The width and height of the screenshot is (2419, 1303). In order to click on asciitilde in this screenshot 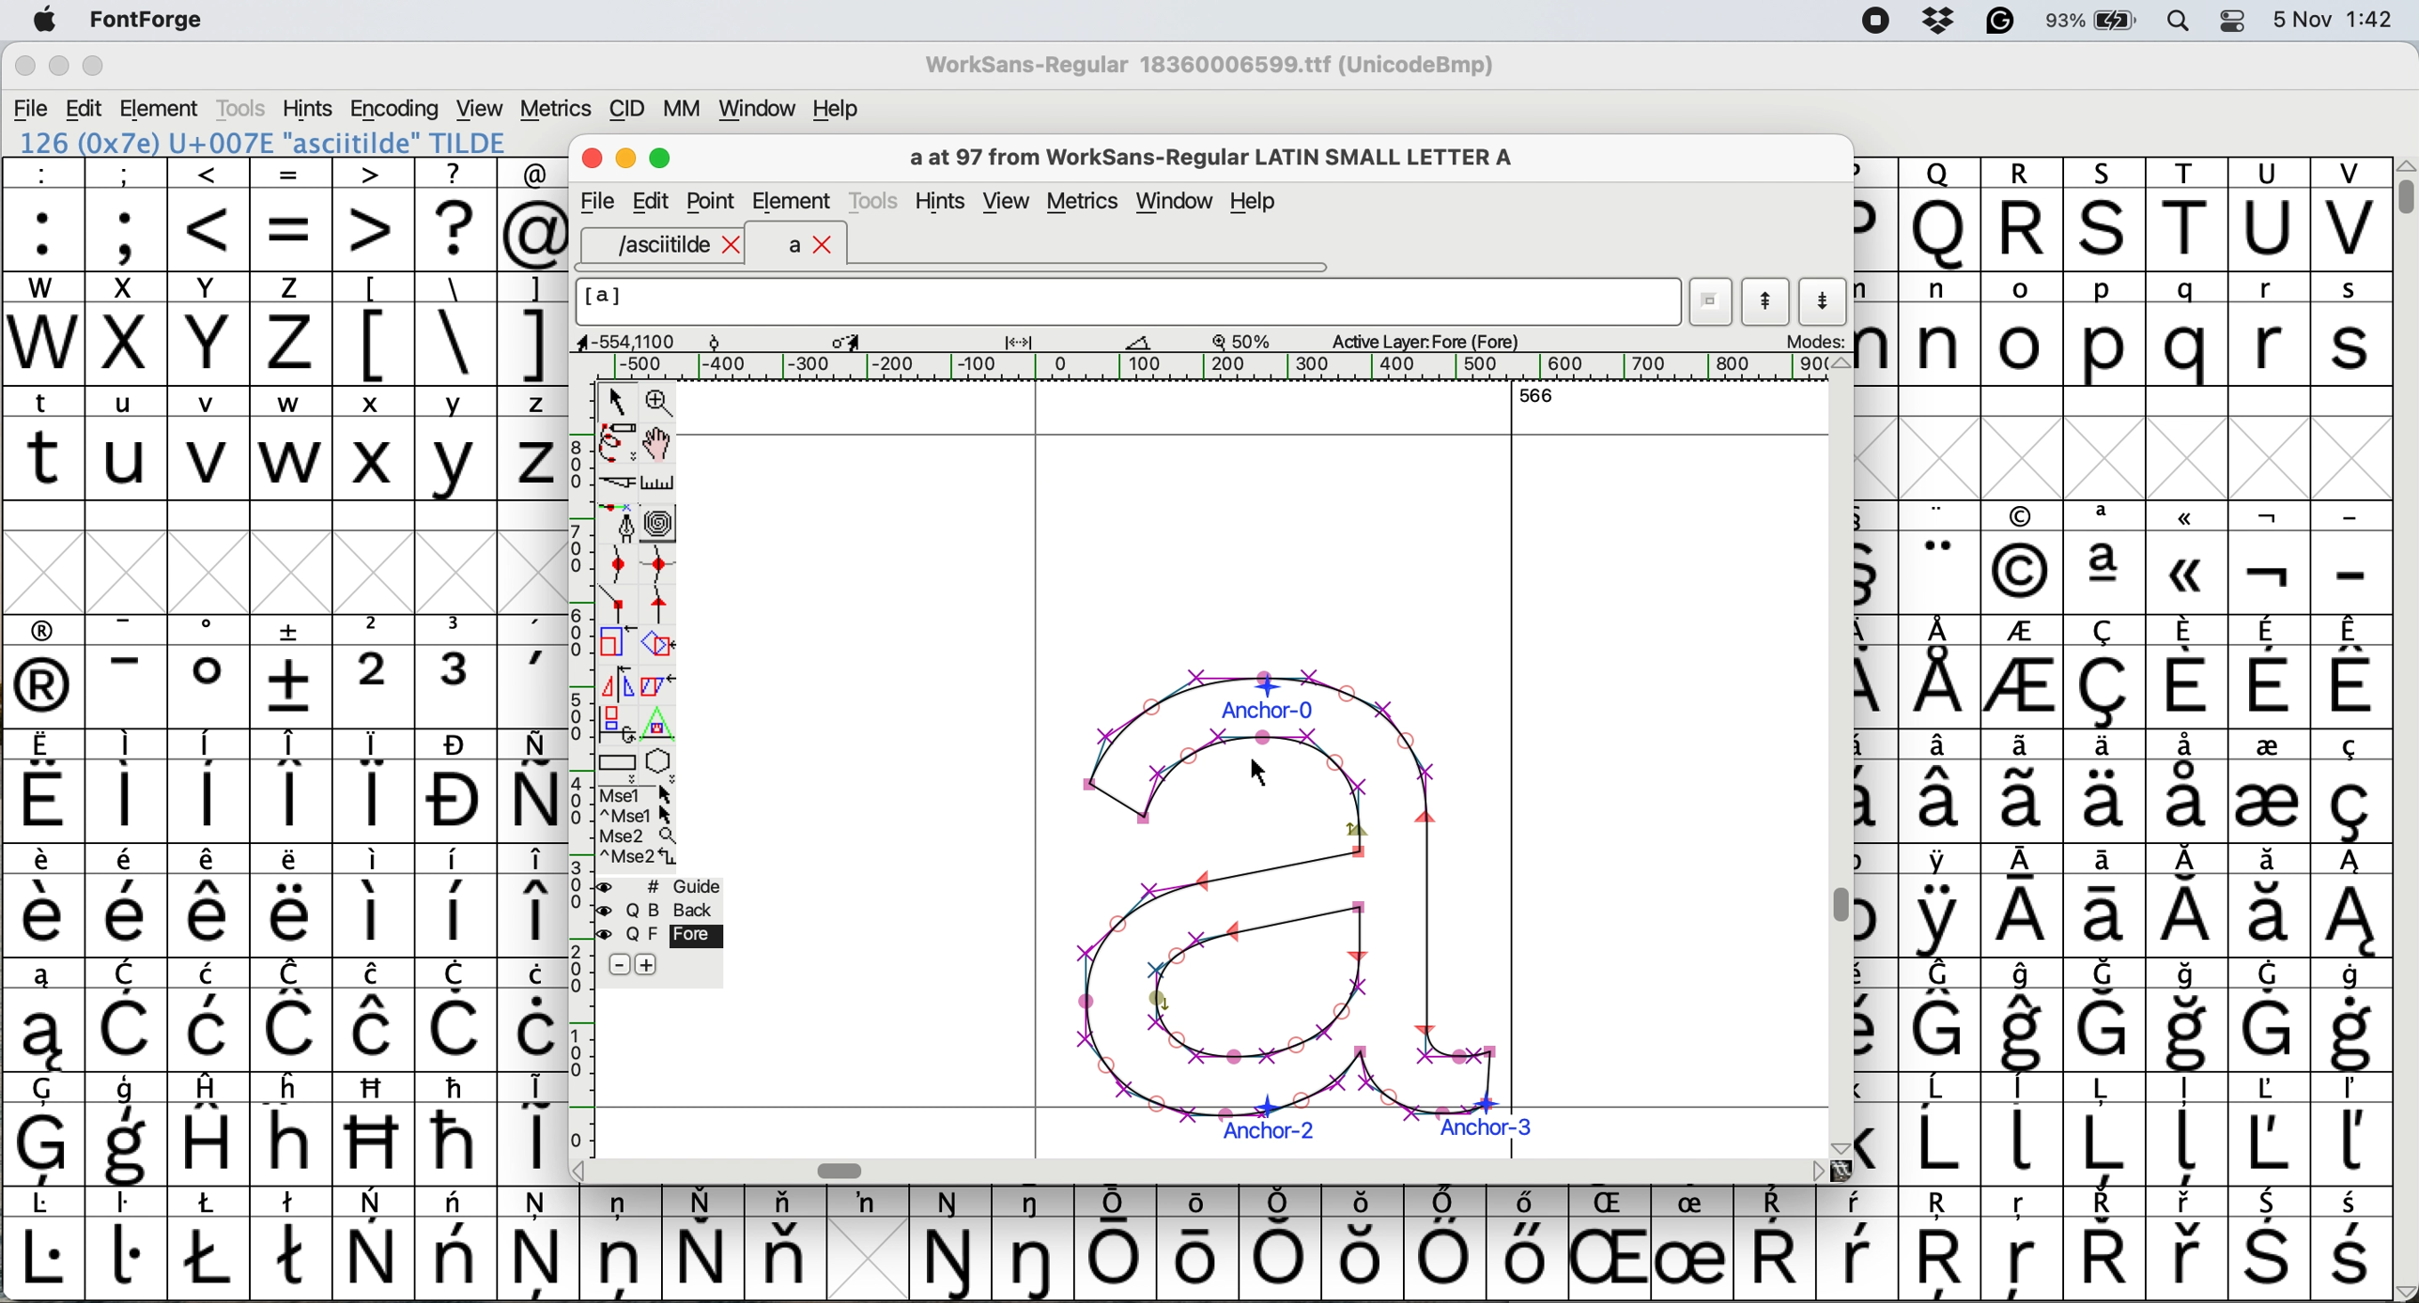, I will do `click(675, 245)`.